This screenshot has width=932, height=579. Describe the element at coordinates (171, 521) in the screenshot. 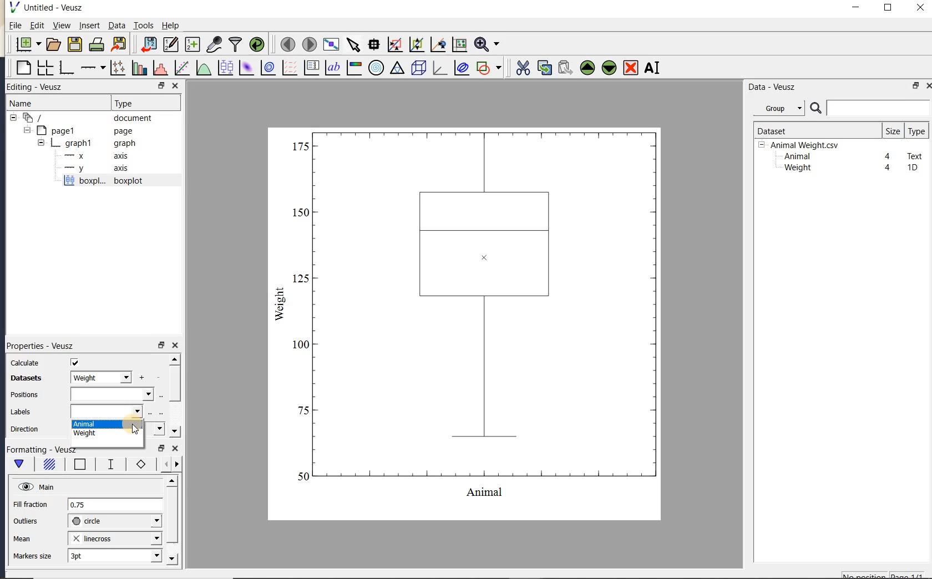

I see `scrollbar` at that location.